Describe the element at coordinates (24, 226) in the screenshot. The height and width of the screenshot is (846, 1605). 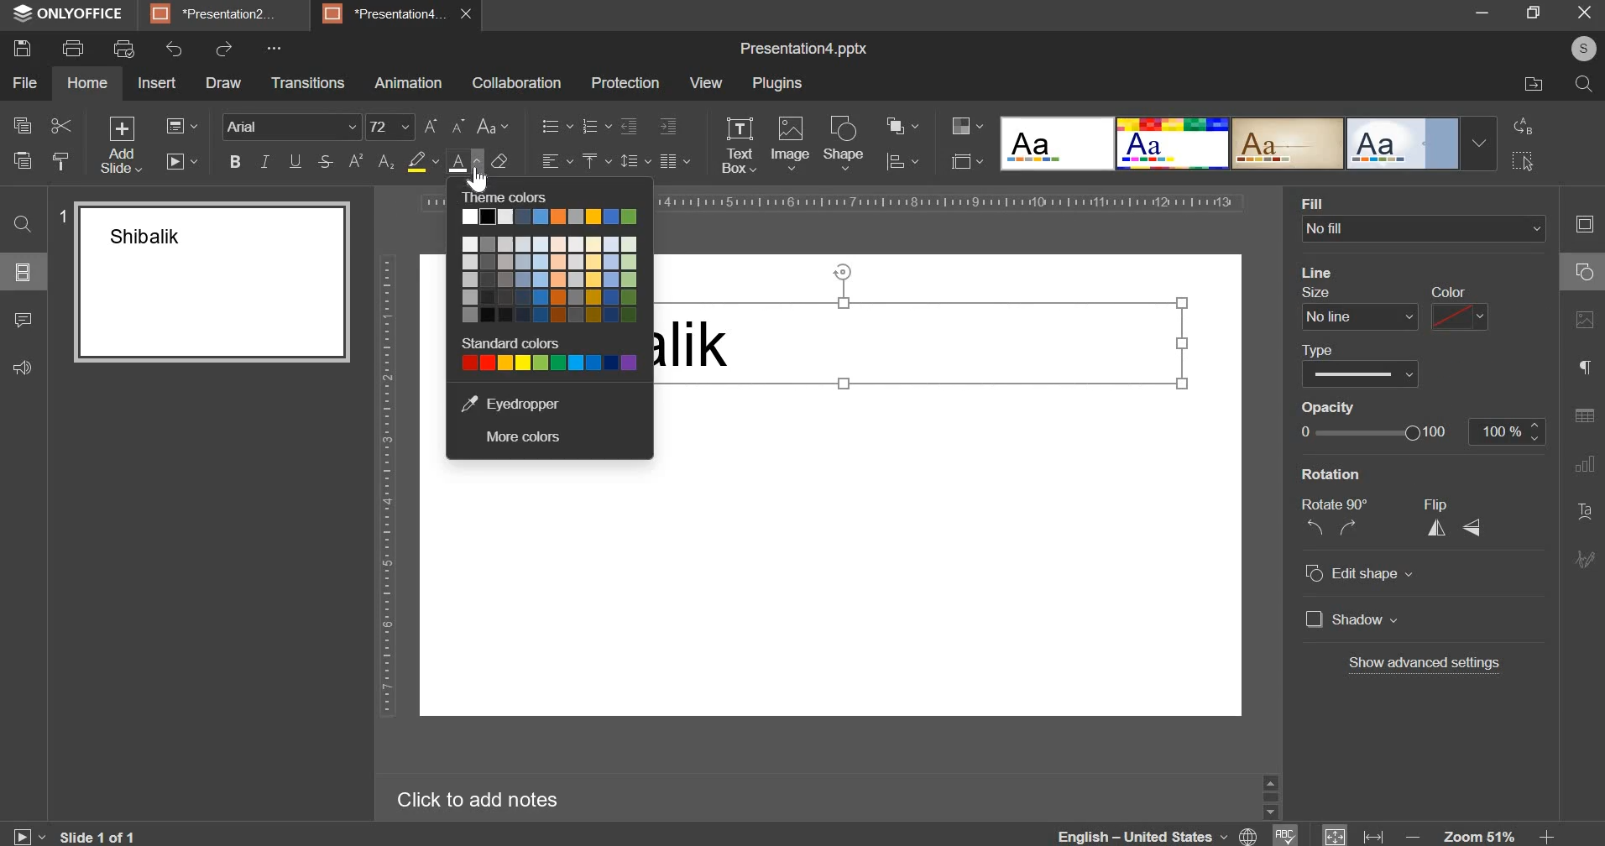
I see `find` at that location.